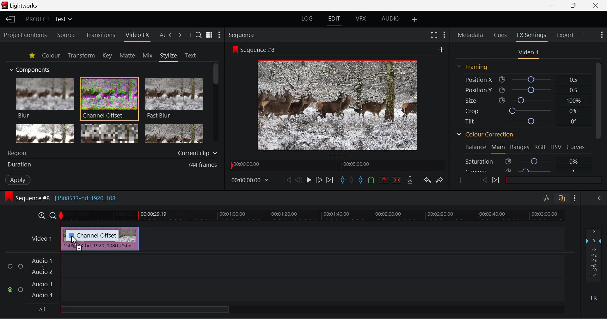 The width and height of the screenshot is (607, 319). What do you see at coordinates (313, 217) in the screenshot?
I see `Project Timeline Track` at bounding box center [313, 217].